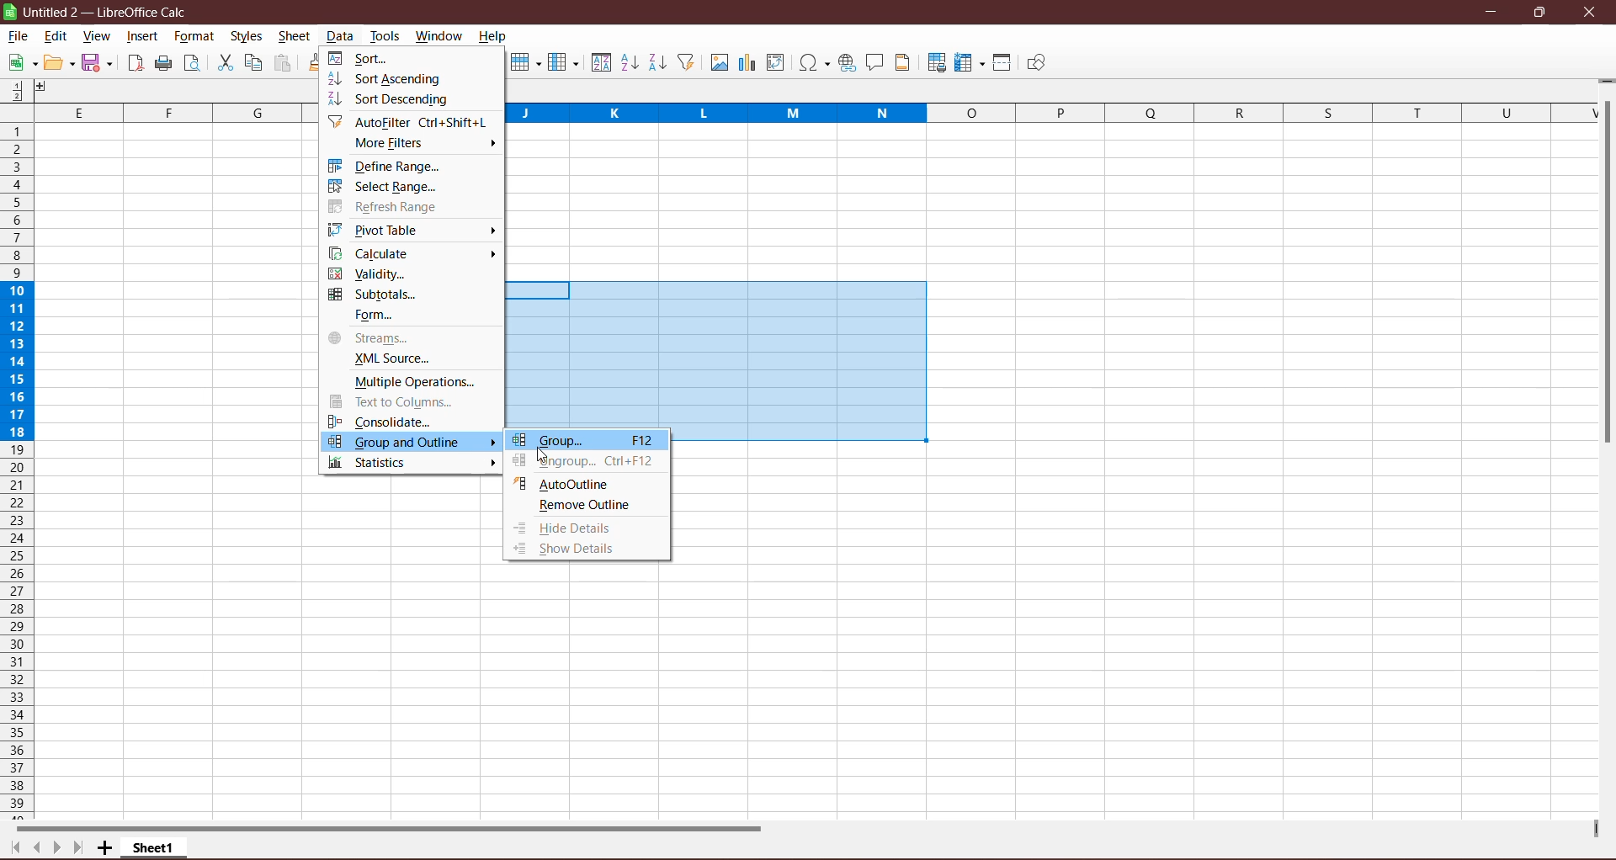 Image resolution: width=1616 pixels, height=860 pixels. I want to click on Sheet Name, so click(156, 847).